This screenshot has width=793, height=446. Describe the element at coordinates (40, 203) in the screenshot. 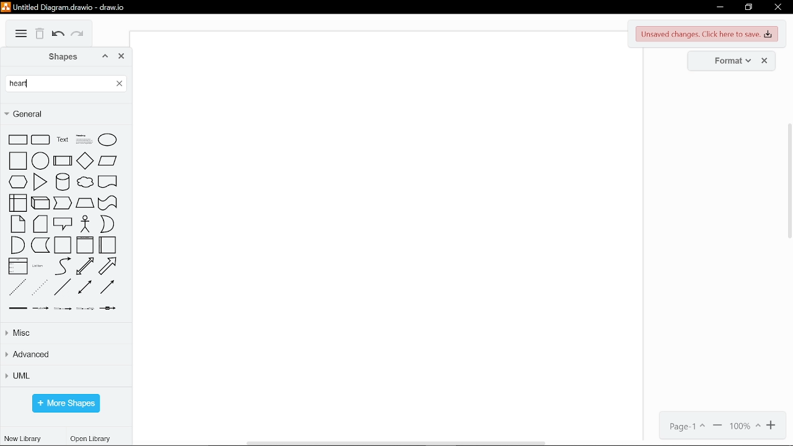

I see `cube` at that location.